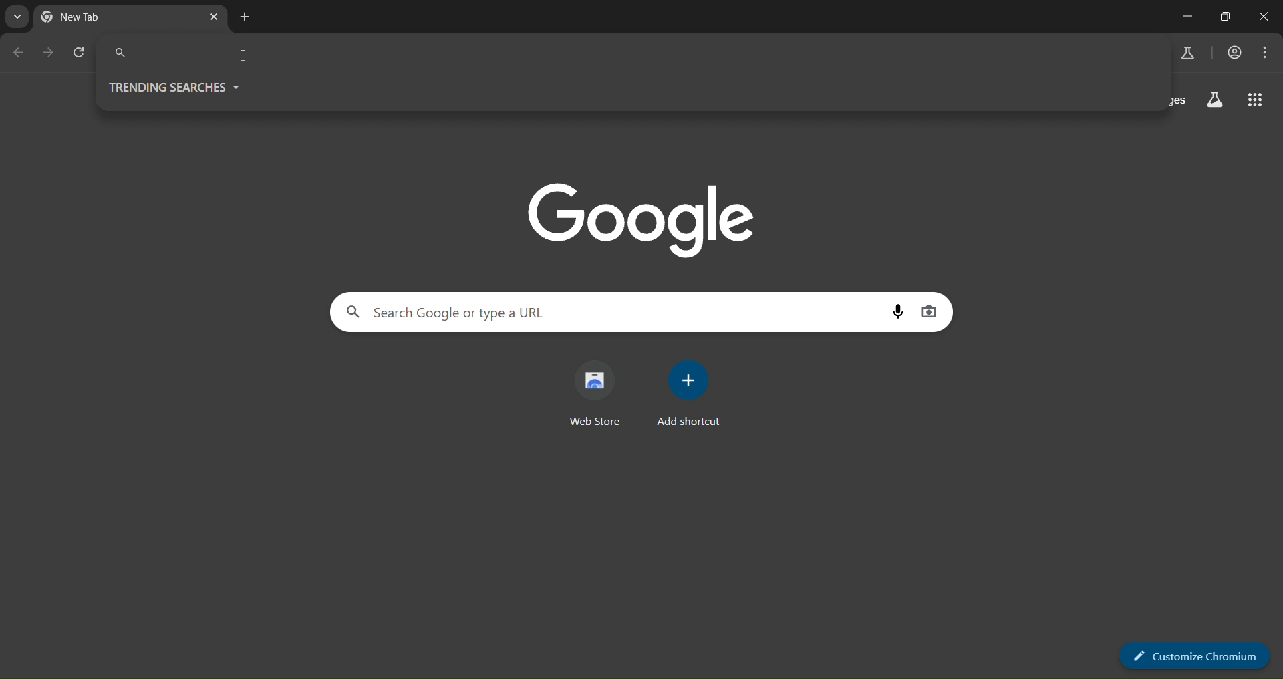 Image resolution: width=1283 pixels, height=679 pixels. What do you see at coordinates (1216, 100) in the screenshot?
I see `search labs` at bounding box center [1216, 100].